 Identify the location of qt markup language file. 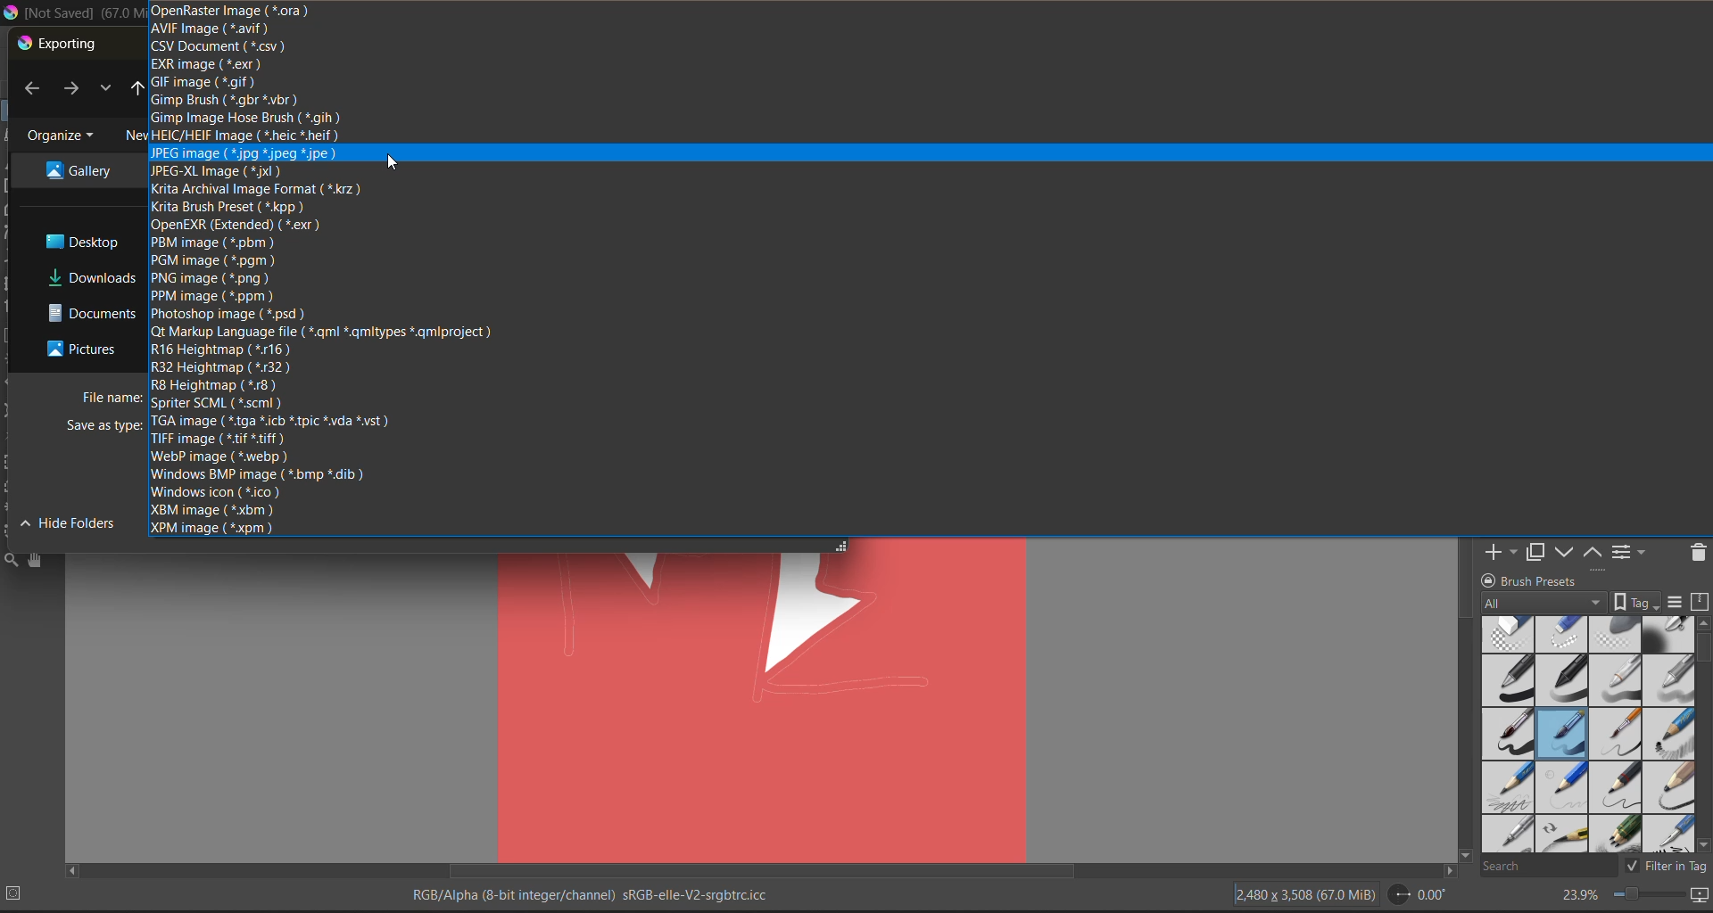
(321, 333).